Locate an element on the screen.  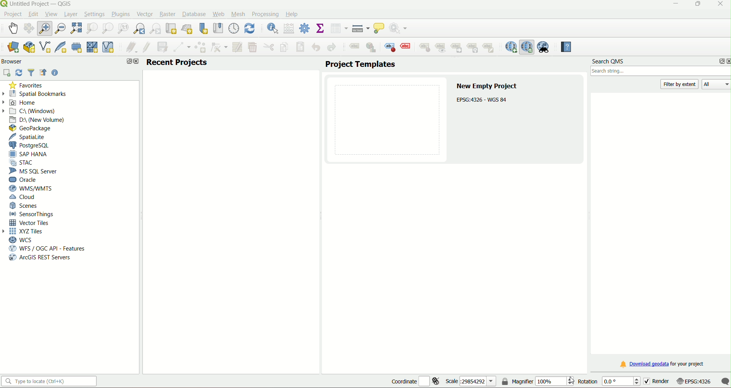
WCS is located at coordinates (20, 240).